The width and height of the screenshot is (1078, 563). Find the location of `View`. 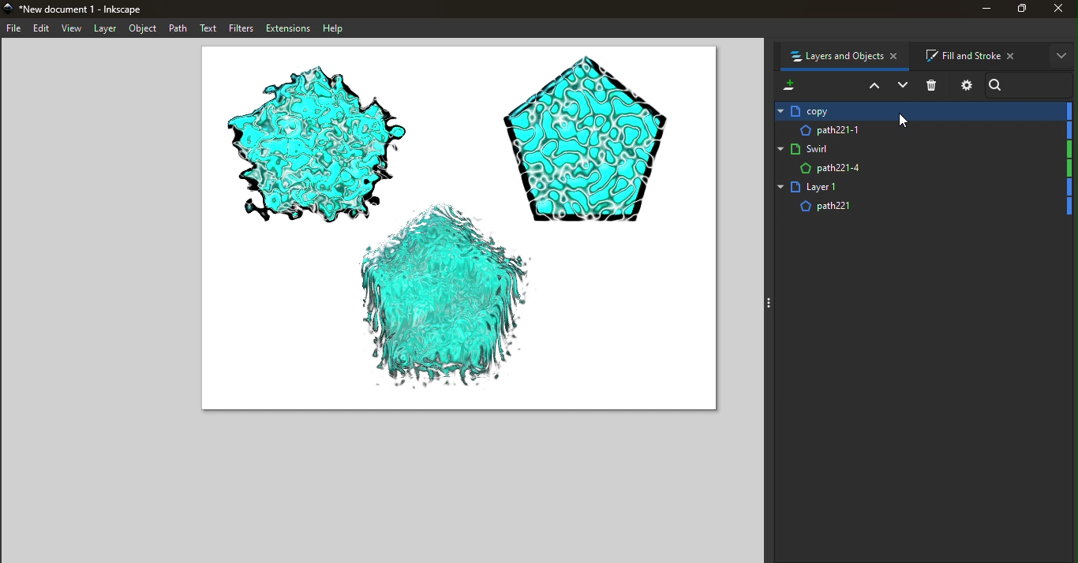

View is located at coordinates (72, 29).